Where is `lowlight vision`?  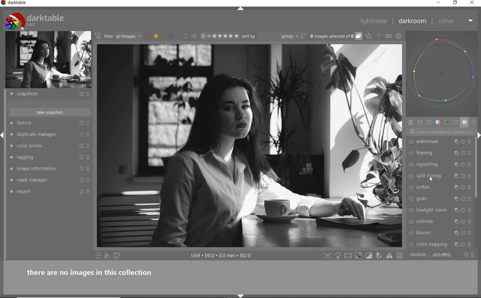 lowlight vision is located at coordinates (433, 210).